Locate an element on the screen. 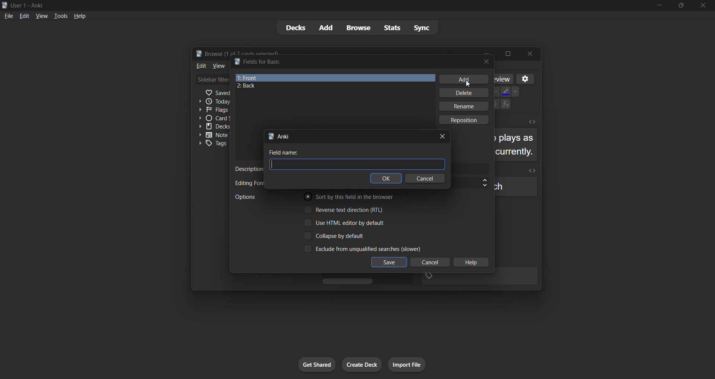  Fill color is located at coordinates (505, 91).